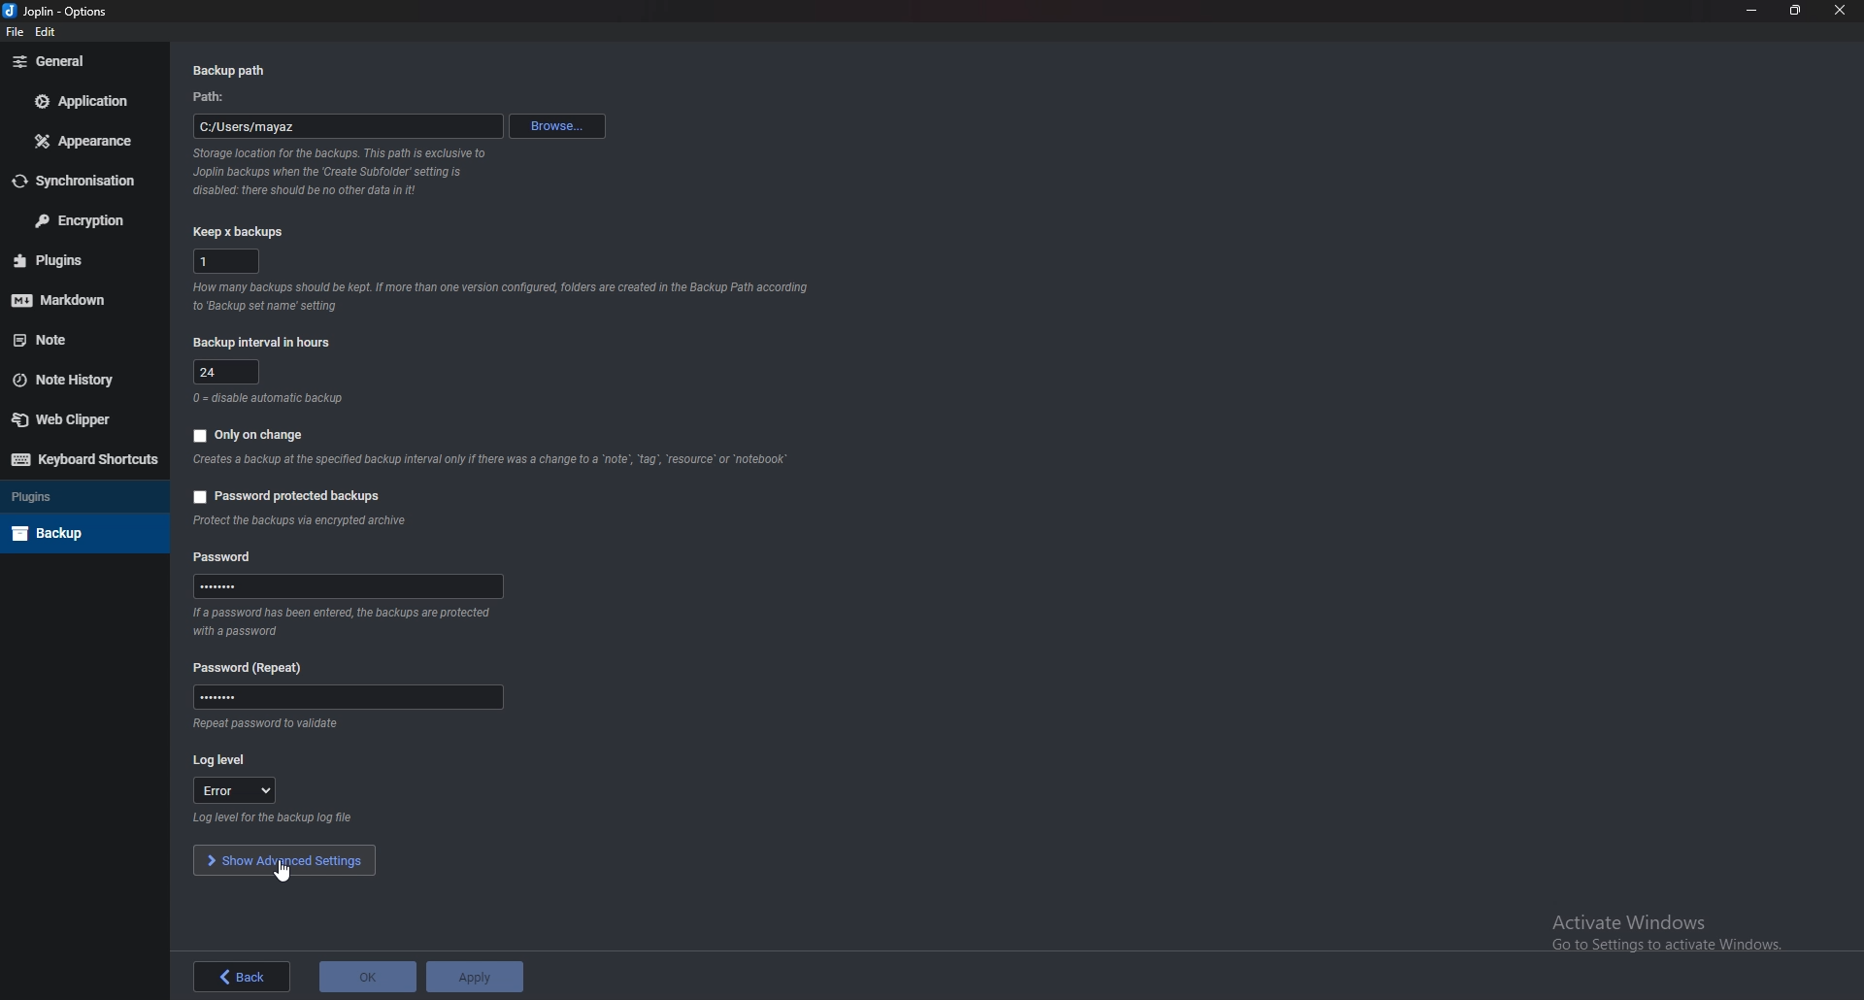 The image size is (1864, 1000). What do you see at coordinates (85, 101) in the screenshot?
I see `Application` at bounding box center [85, 101].